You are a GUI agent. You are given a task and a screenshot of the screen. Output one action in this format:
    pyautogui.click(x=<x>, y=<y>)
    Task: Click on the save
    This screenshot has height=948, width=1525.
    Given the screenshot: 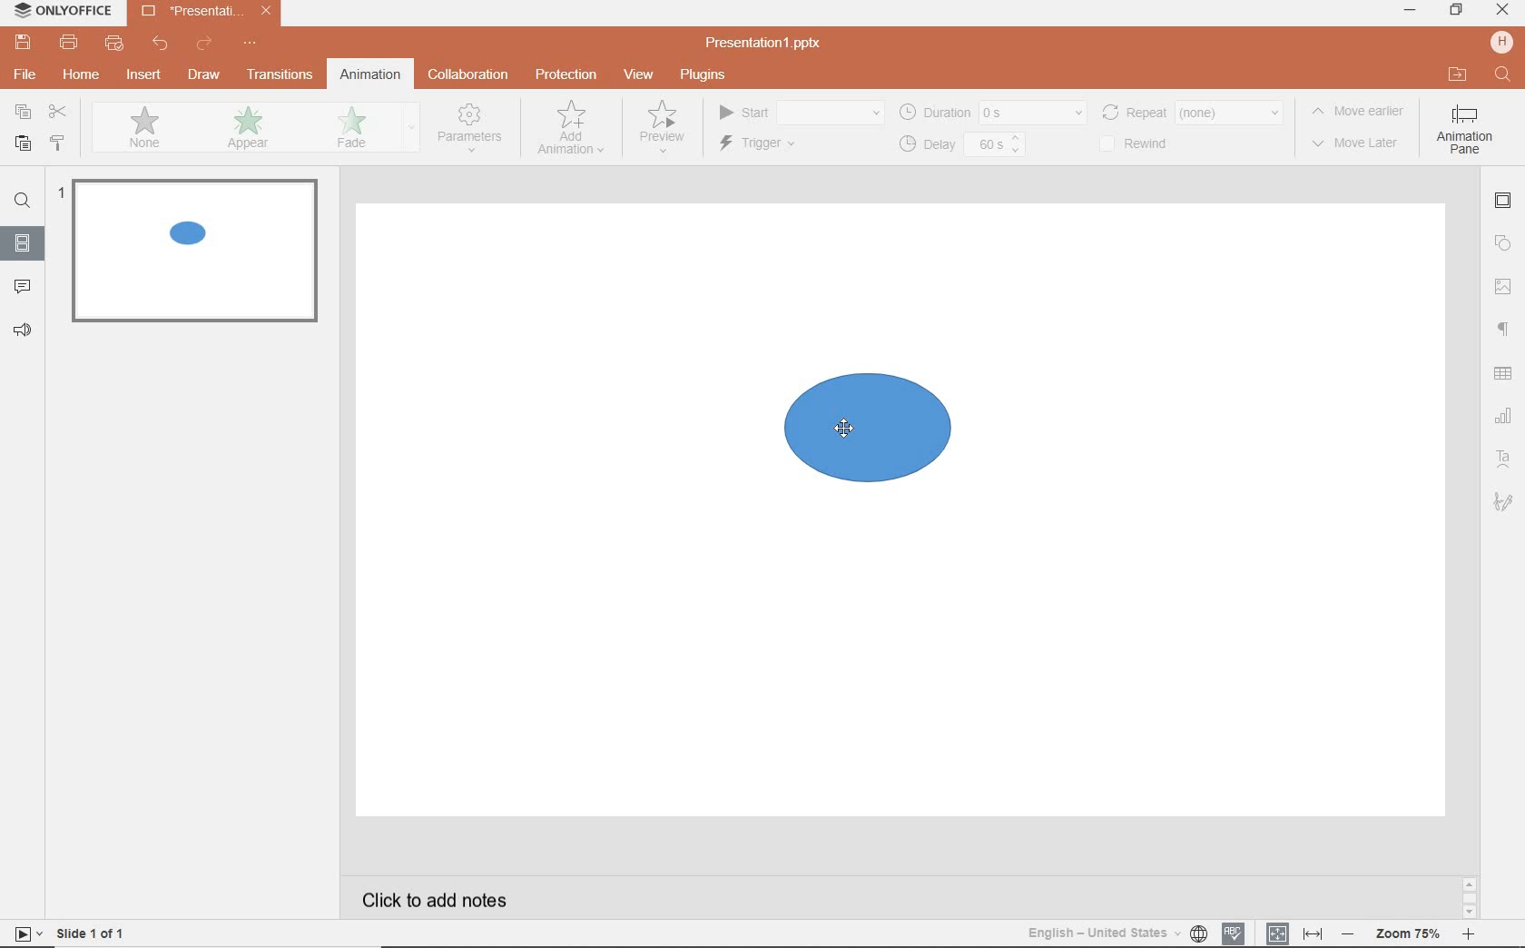 What is the action you would take?
    pyautogui.click(x=22, y=43)
    